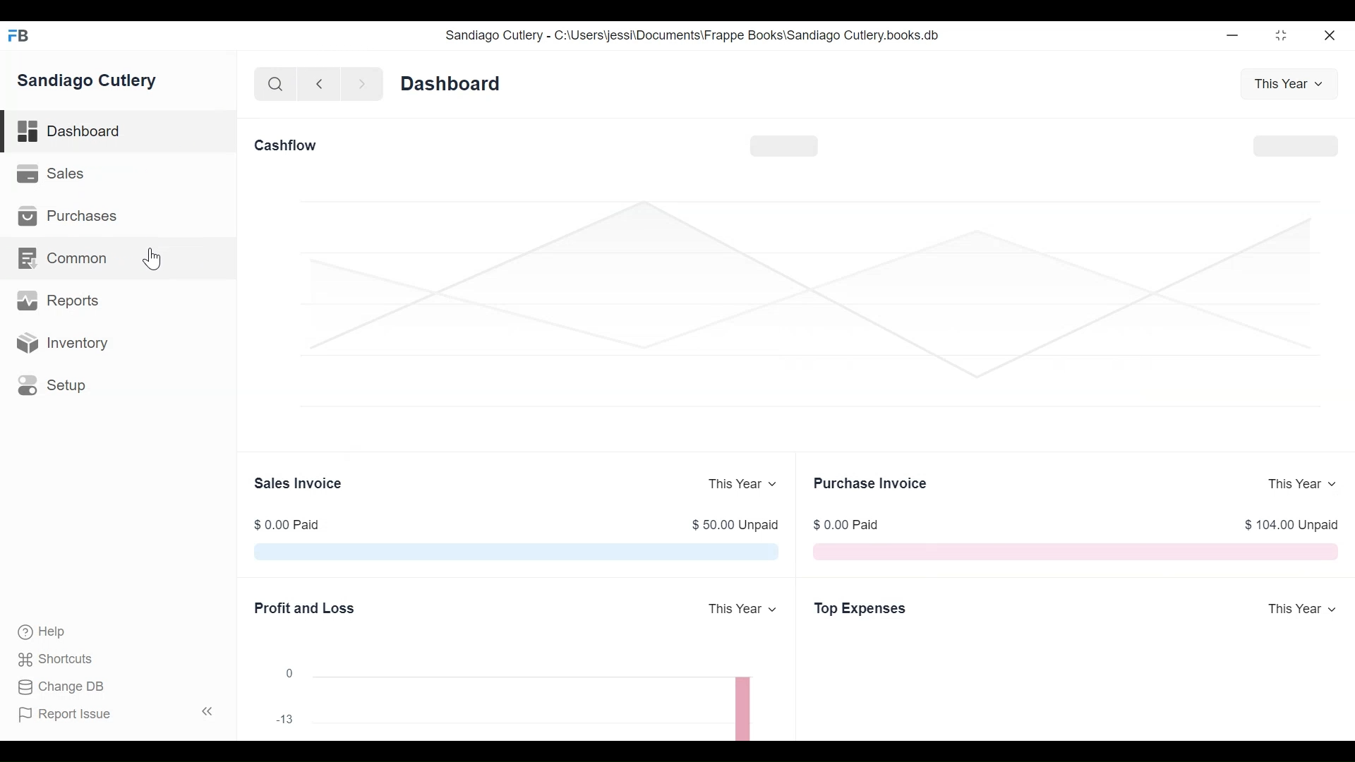  Describe the element at coordinates (451, 83) in the screenshot. I see `Dashboard` at that location.